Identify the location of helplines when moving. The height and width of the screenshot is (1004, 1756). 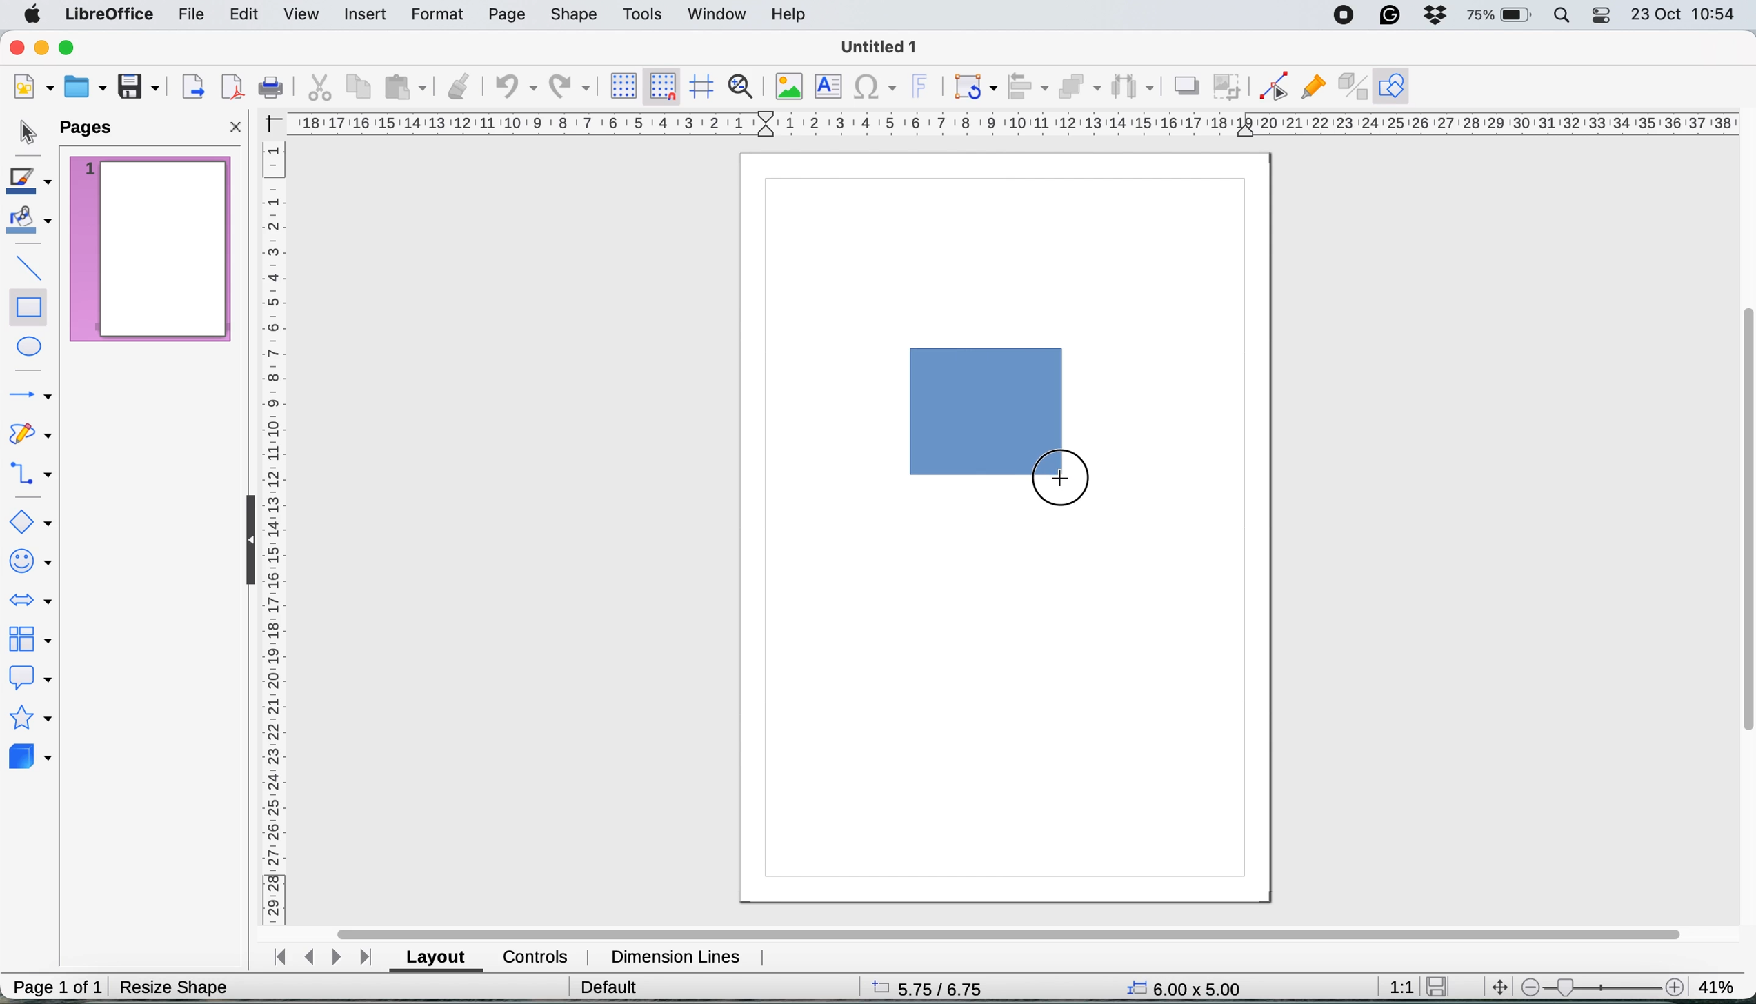
(703, 88).